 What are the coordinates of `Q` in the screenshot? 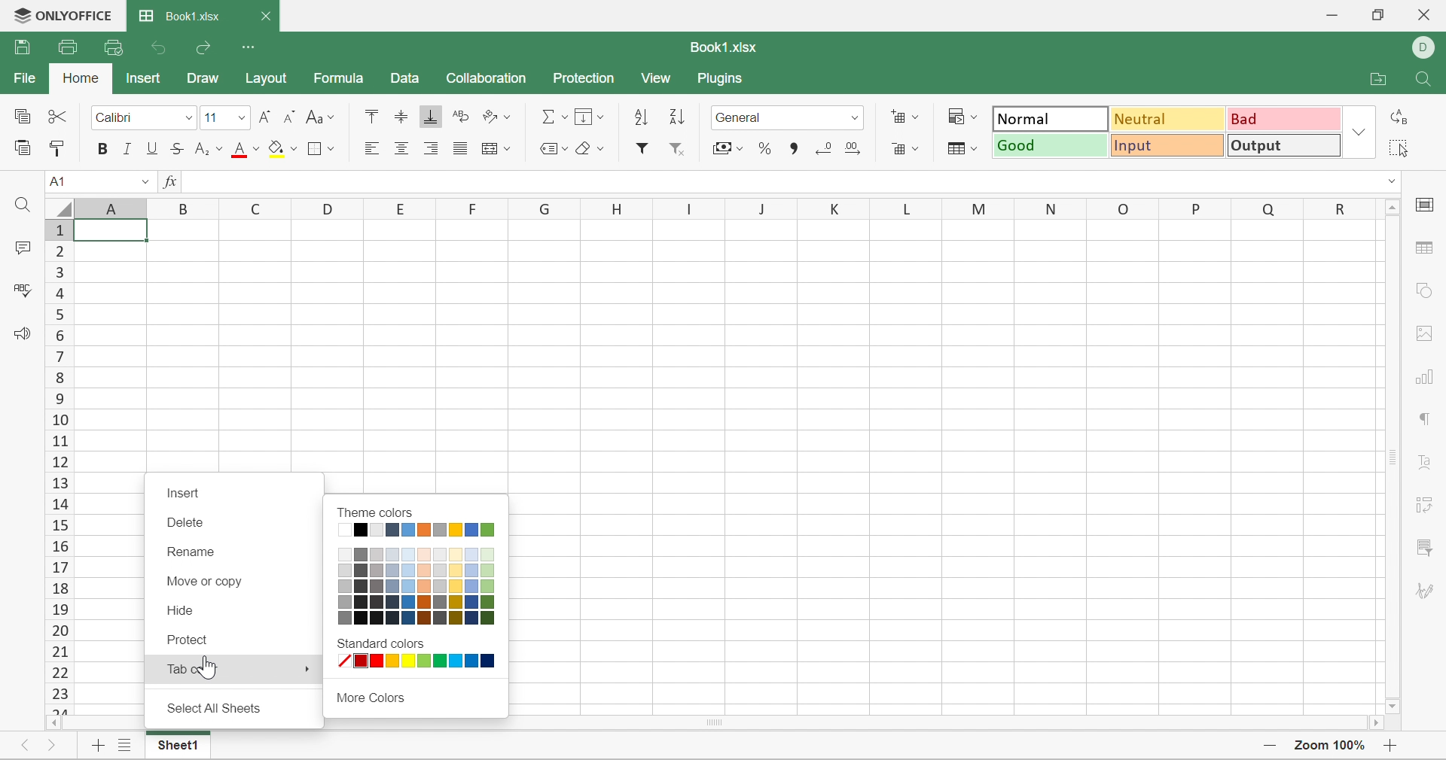 It's located at (1269, 206).